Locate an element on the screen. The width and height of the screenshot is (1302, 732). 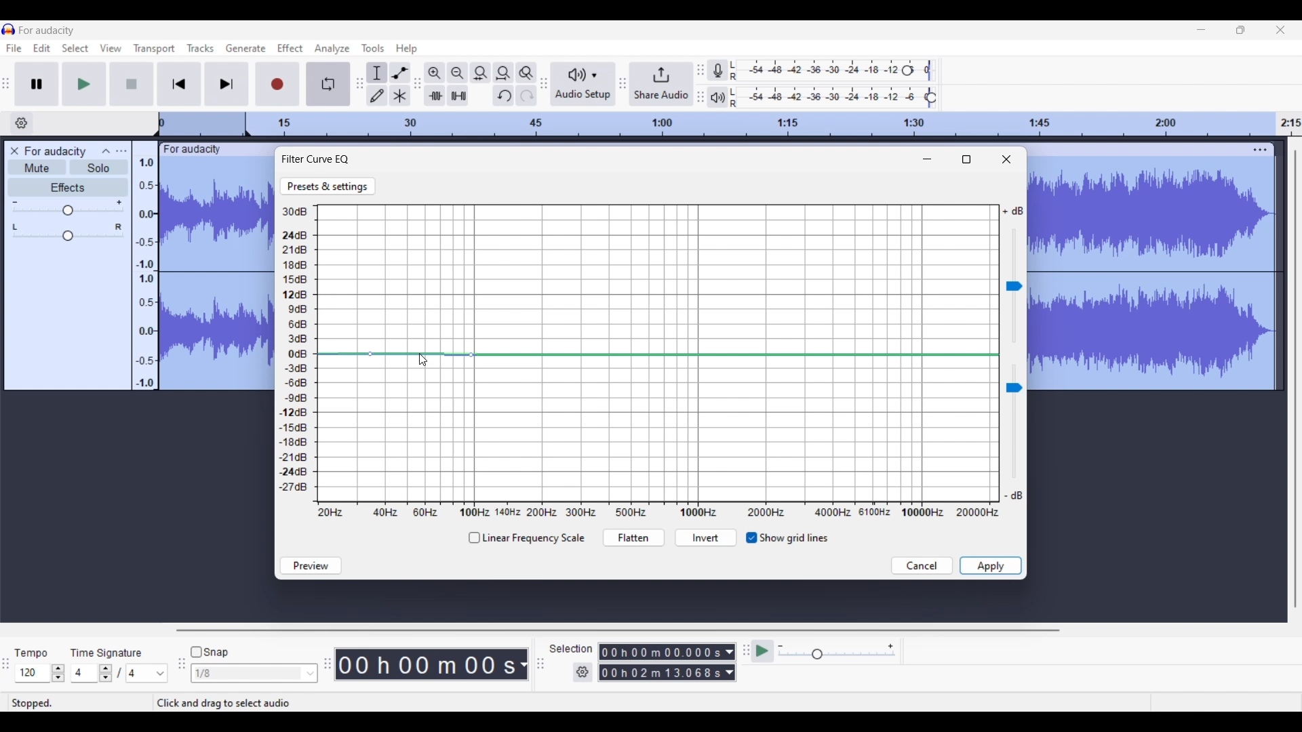
Type in time signature is located at coordinates (85, 674).